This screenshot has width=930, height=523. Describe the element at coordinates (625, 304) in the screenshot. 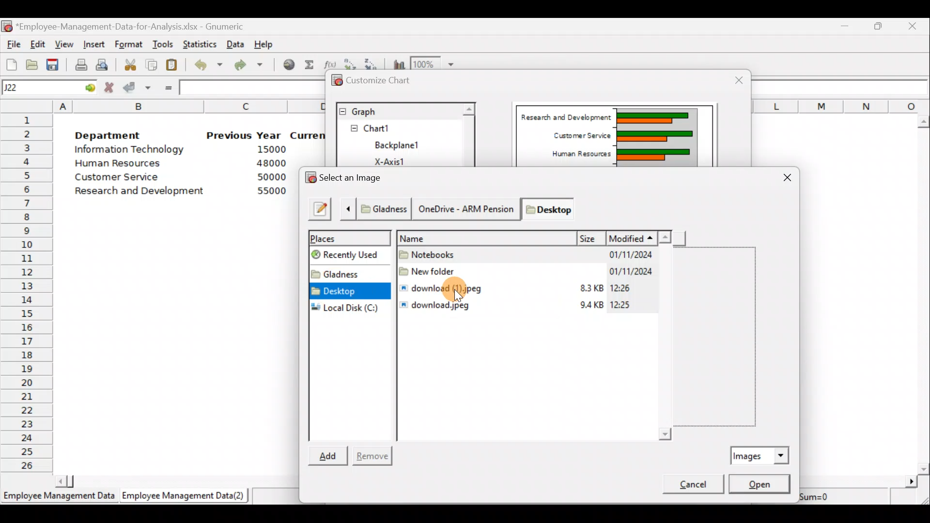

I see `12:25` at that location.